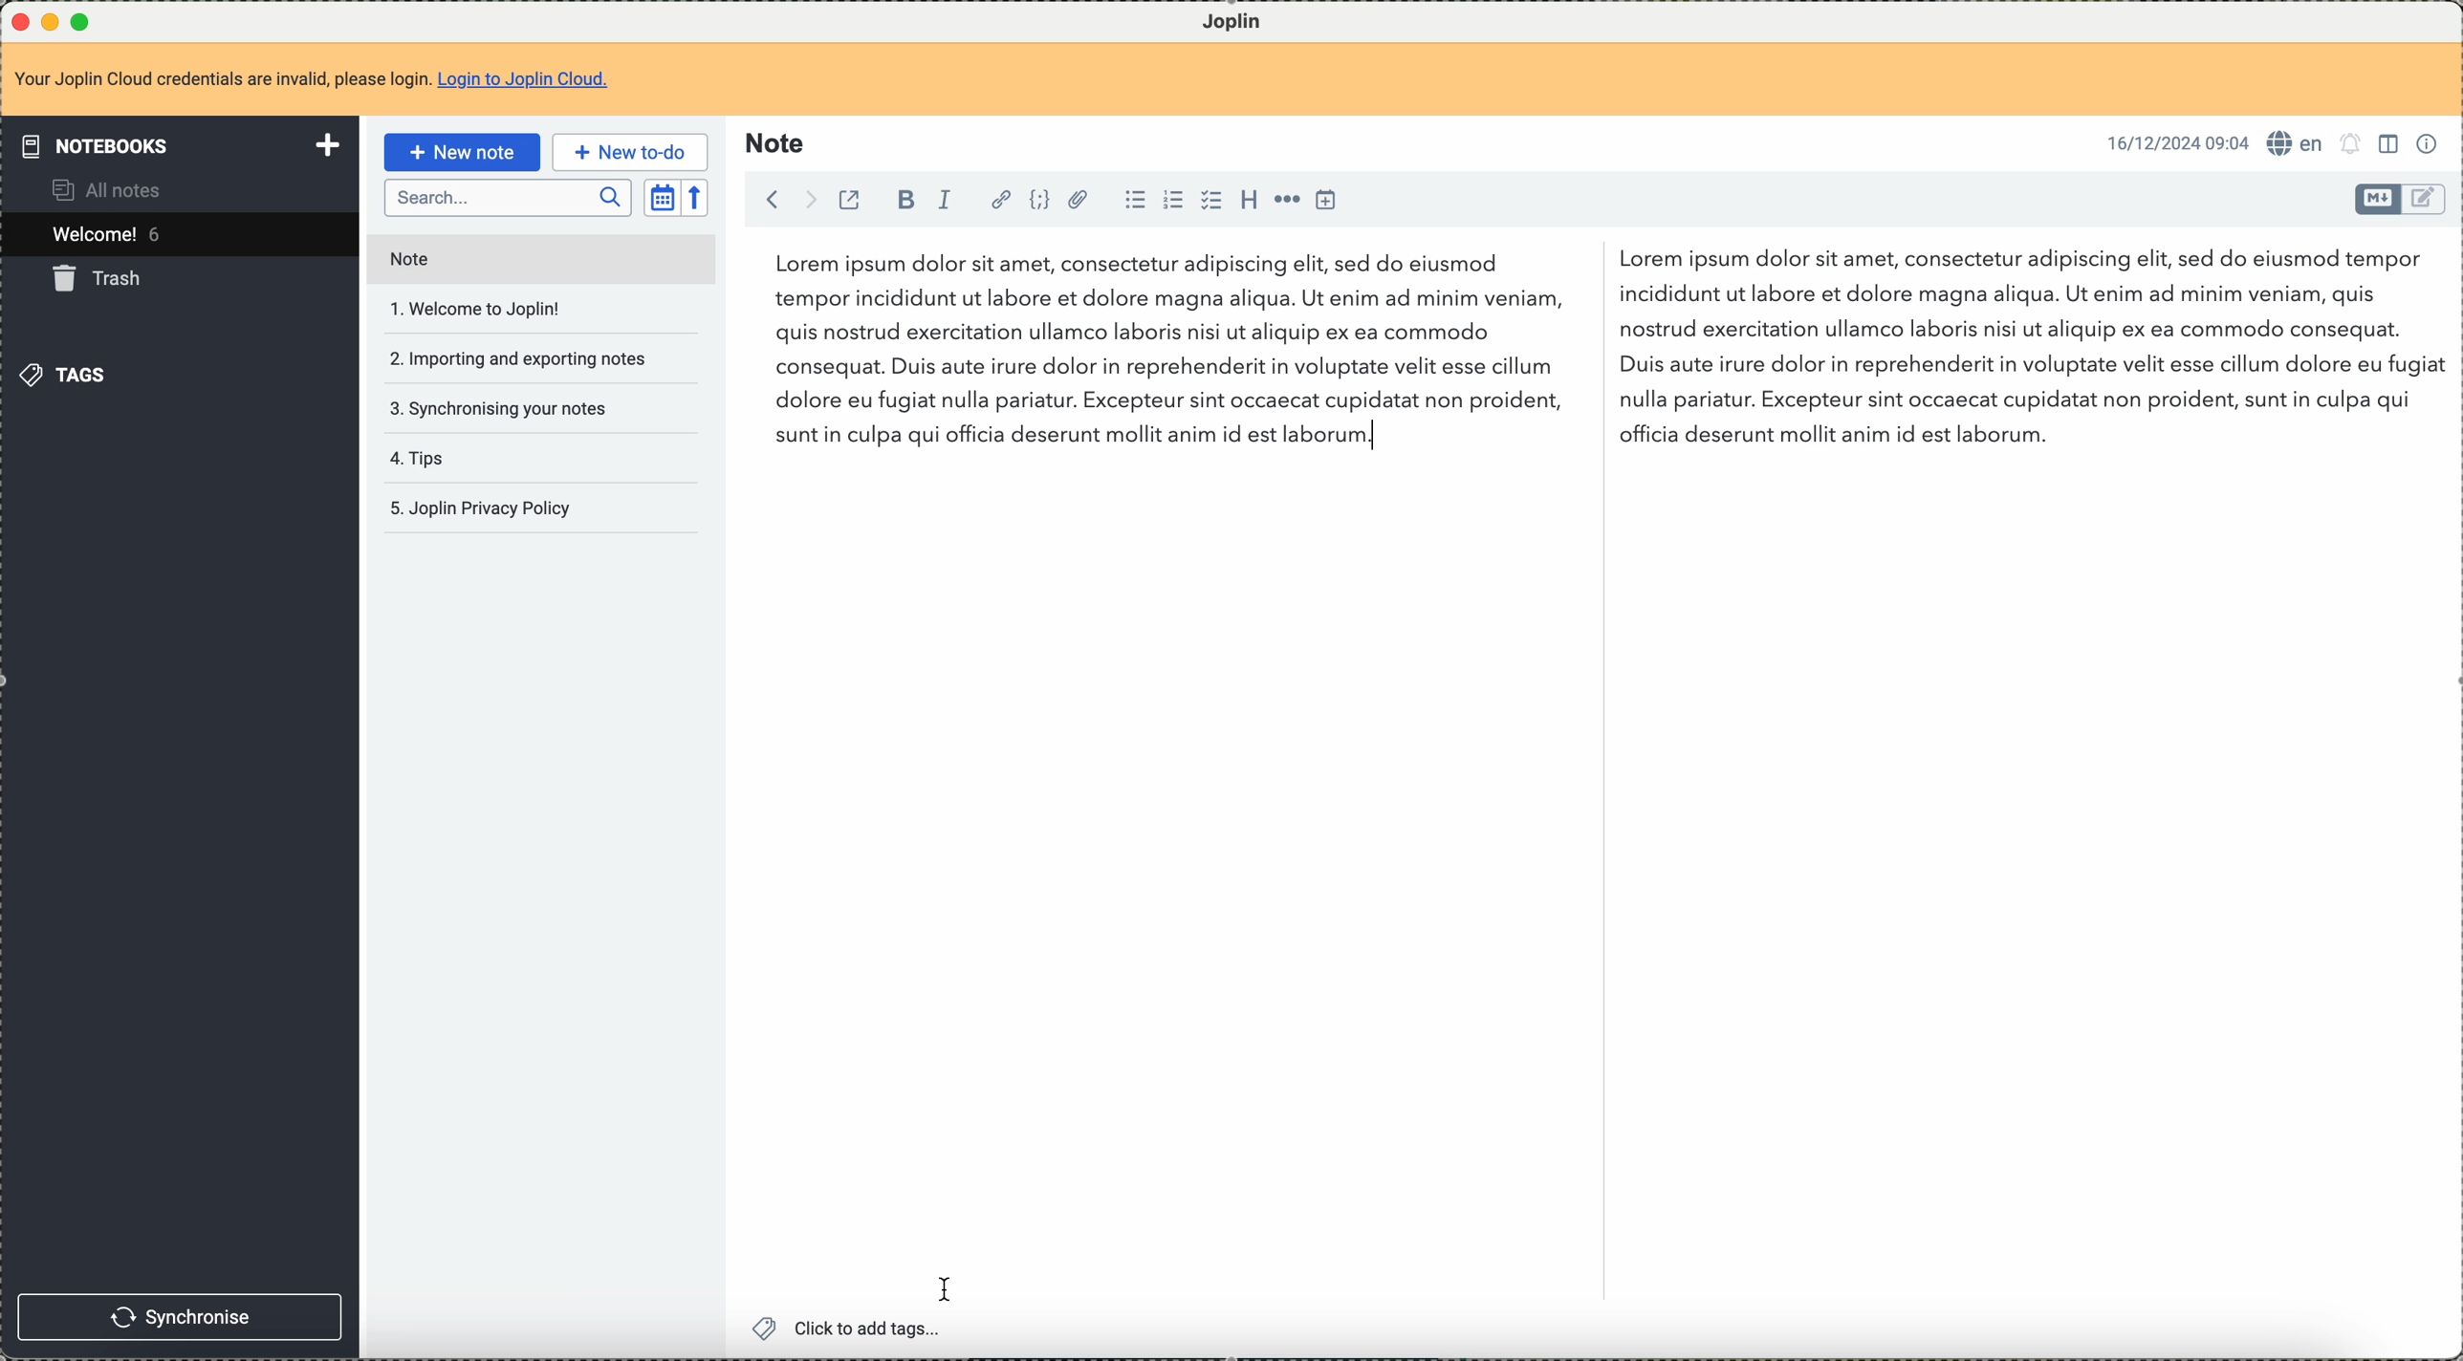 This screenshot has width=2463, height=1361. What do you see at coordinates (485, 311) in the screenshot?
I see `welcome to joplin` at bounding box center [485, 311].